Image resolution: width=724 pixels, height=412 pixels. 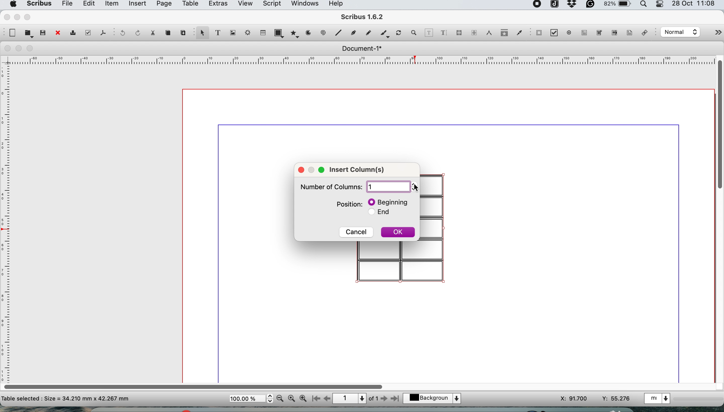 What do you see at coordinates (355, 399) in the screenshot?
I see `page 1 of 1` at bounding box center [355, 399].